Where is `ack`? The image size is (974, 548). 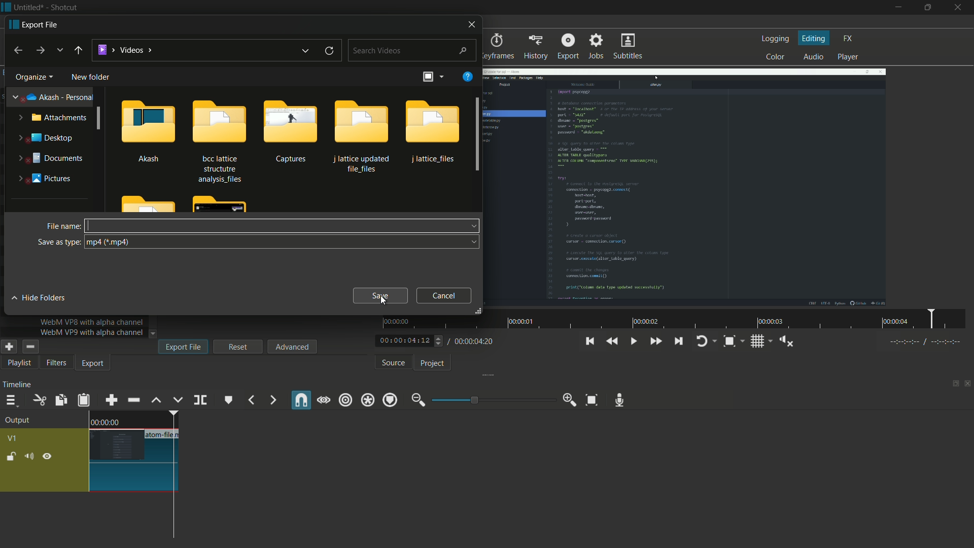 ack is located at coordinates (78, 51).